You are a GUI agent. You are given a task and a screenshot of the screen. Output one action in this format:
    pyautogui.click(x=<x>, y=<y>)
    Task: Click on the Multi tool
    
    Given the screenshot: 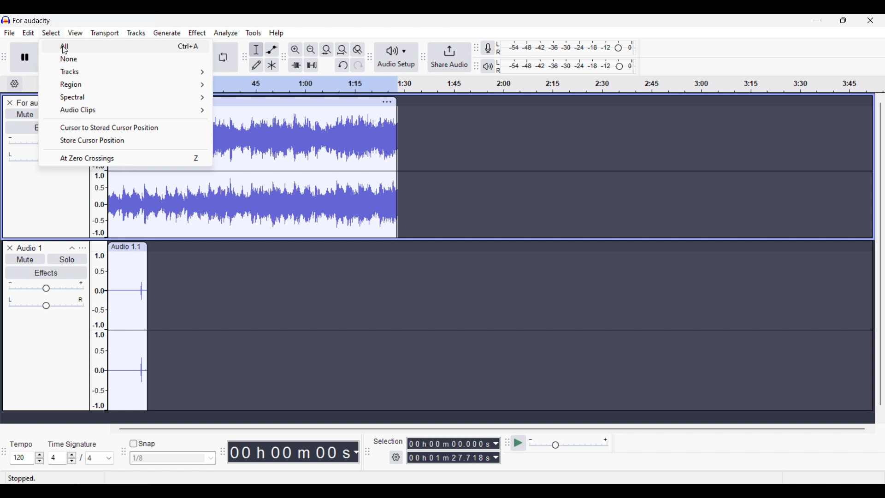 What is the action you would take?
    pyautogui.click(x=271, y=65)
    